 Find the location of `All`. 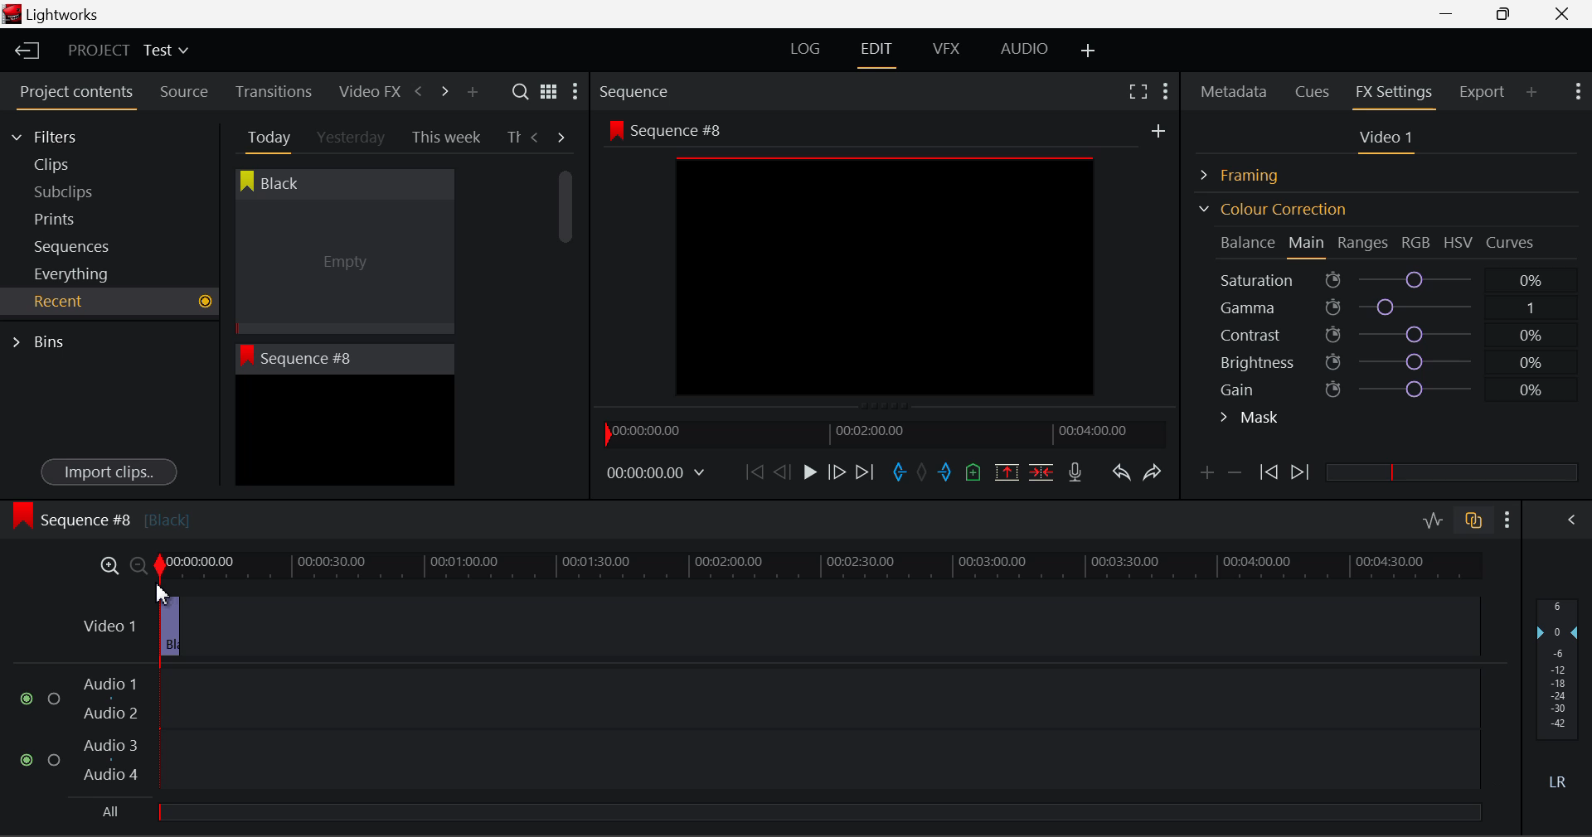

All is located at coordinates (111, 812).